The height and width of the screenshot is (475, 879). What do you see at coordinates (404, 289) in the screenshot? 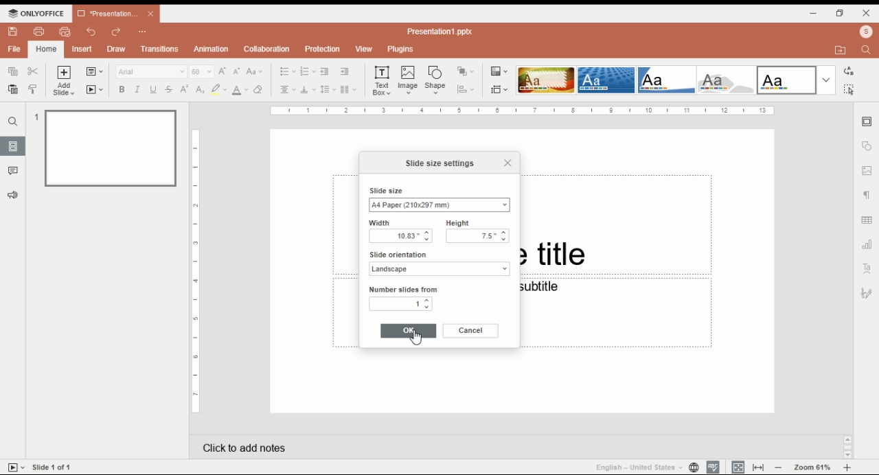
I see `number slide from` at bounding box center [404, 289].